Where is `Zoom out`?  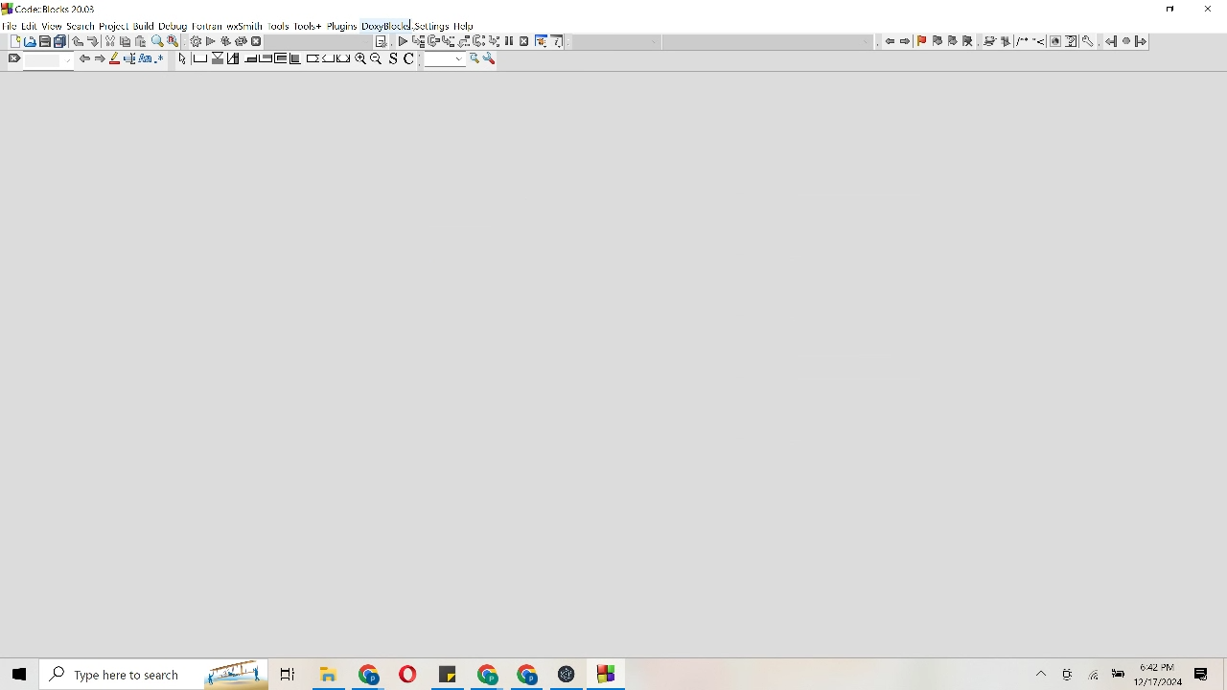
Zoom out is located at coordinates (377, 58).